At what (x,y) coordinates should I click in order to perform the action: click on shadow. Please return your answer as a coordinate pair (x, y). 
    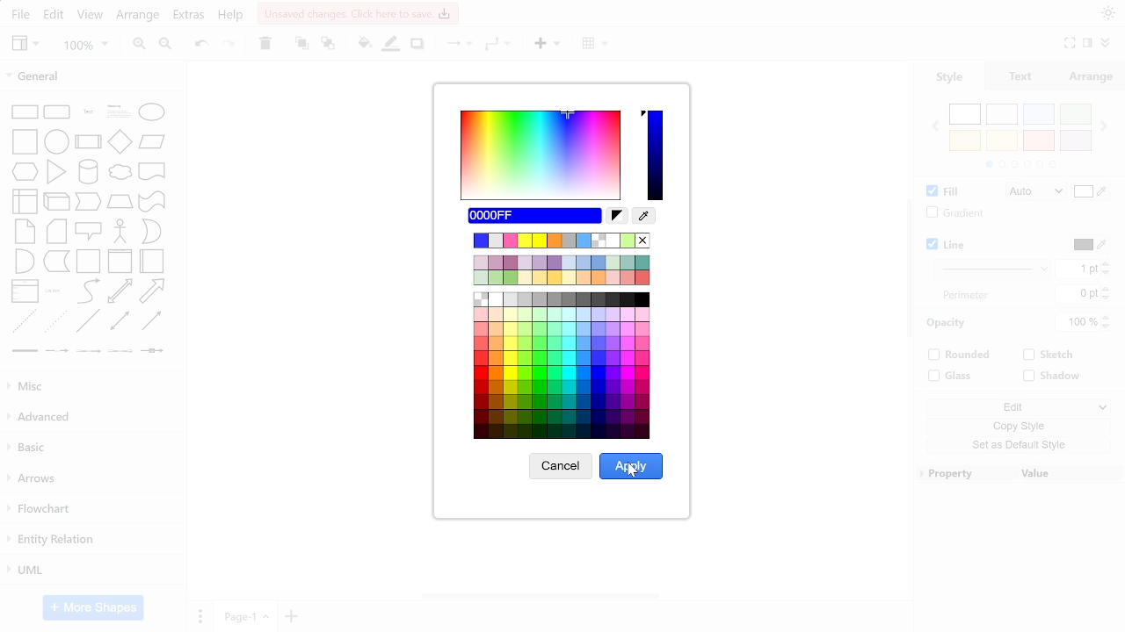
    Looking at the image, I should click on (1055, 377).